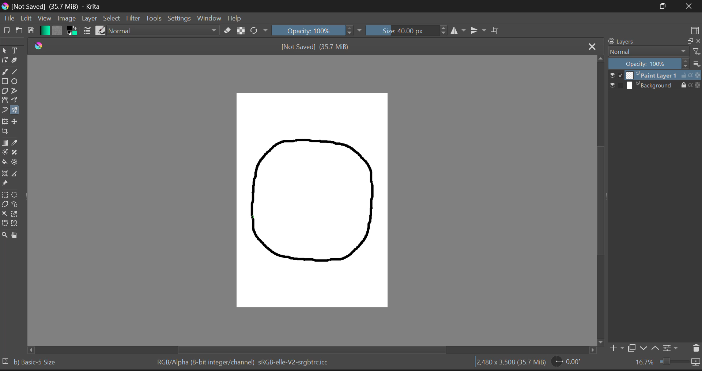 The image size is (702, 371). I want to click on close, so click(698, 41).